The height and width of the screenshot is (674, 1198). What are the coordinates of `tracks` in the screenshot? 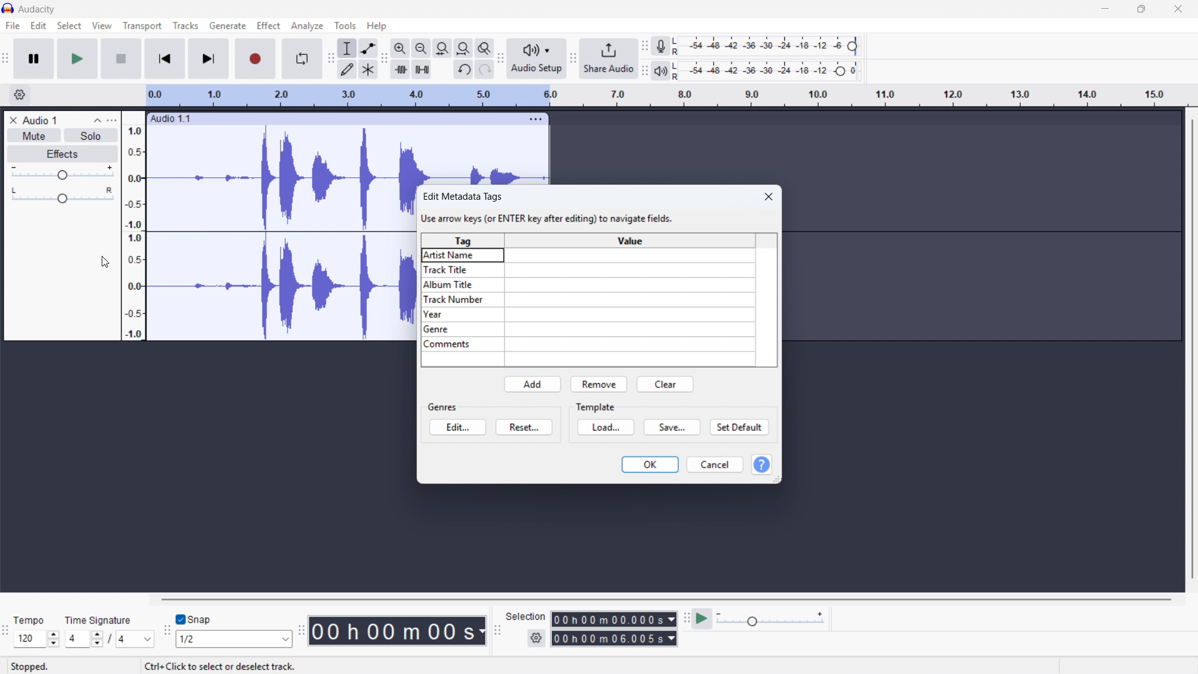 It's located at (186, 26).